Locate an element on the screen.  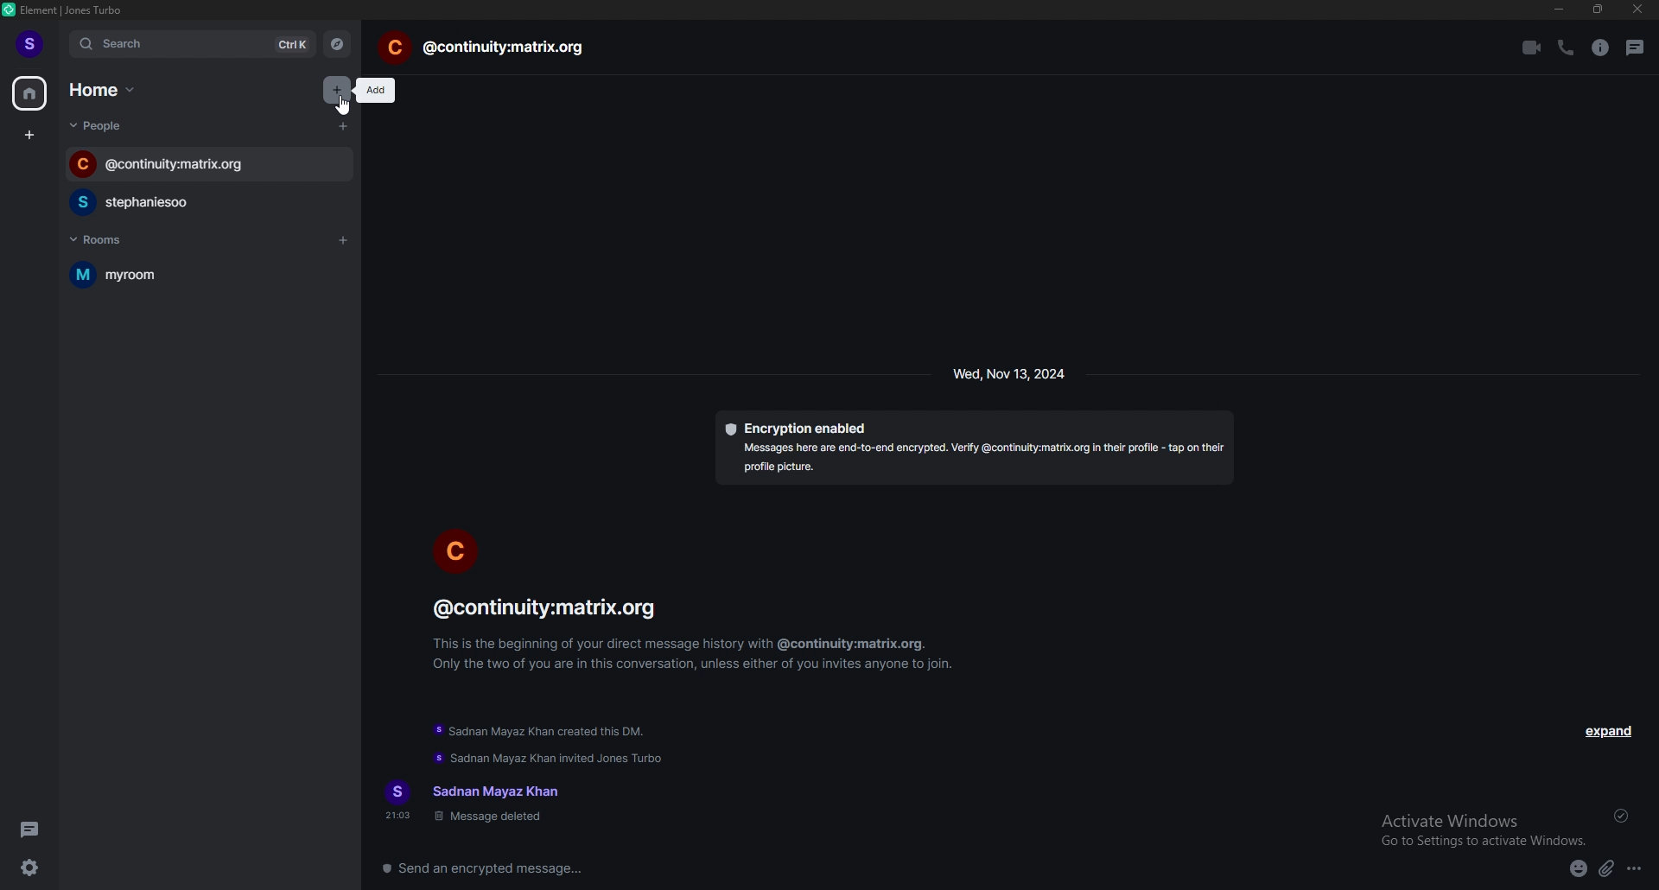
chat is located at coordinates (484, 48).